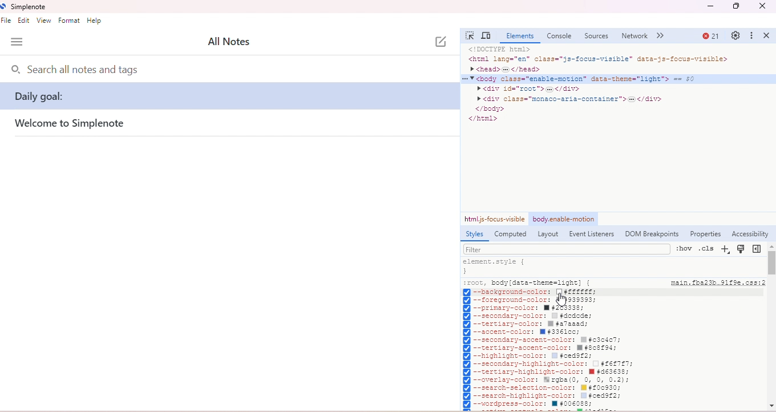 This screenshot has width=776, height=412. Describe the element at coordinates (752, 36) in the screenshot. I see `customize and control dev tools` at that location.